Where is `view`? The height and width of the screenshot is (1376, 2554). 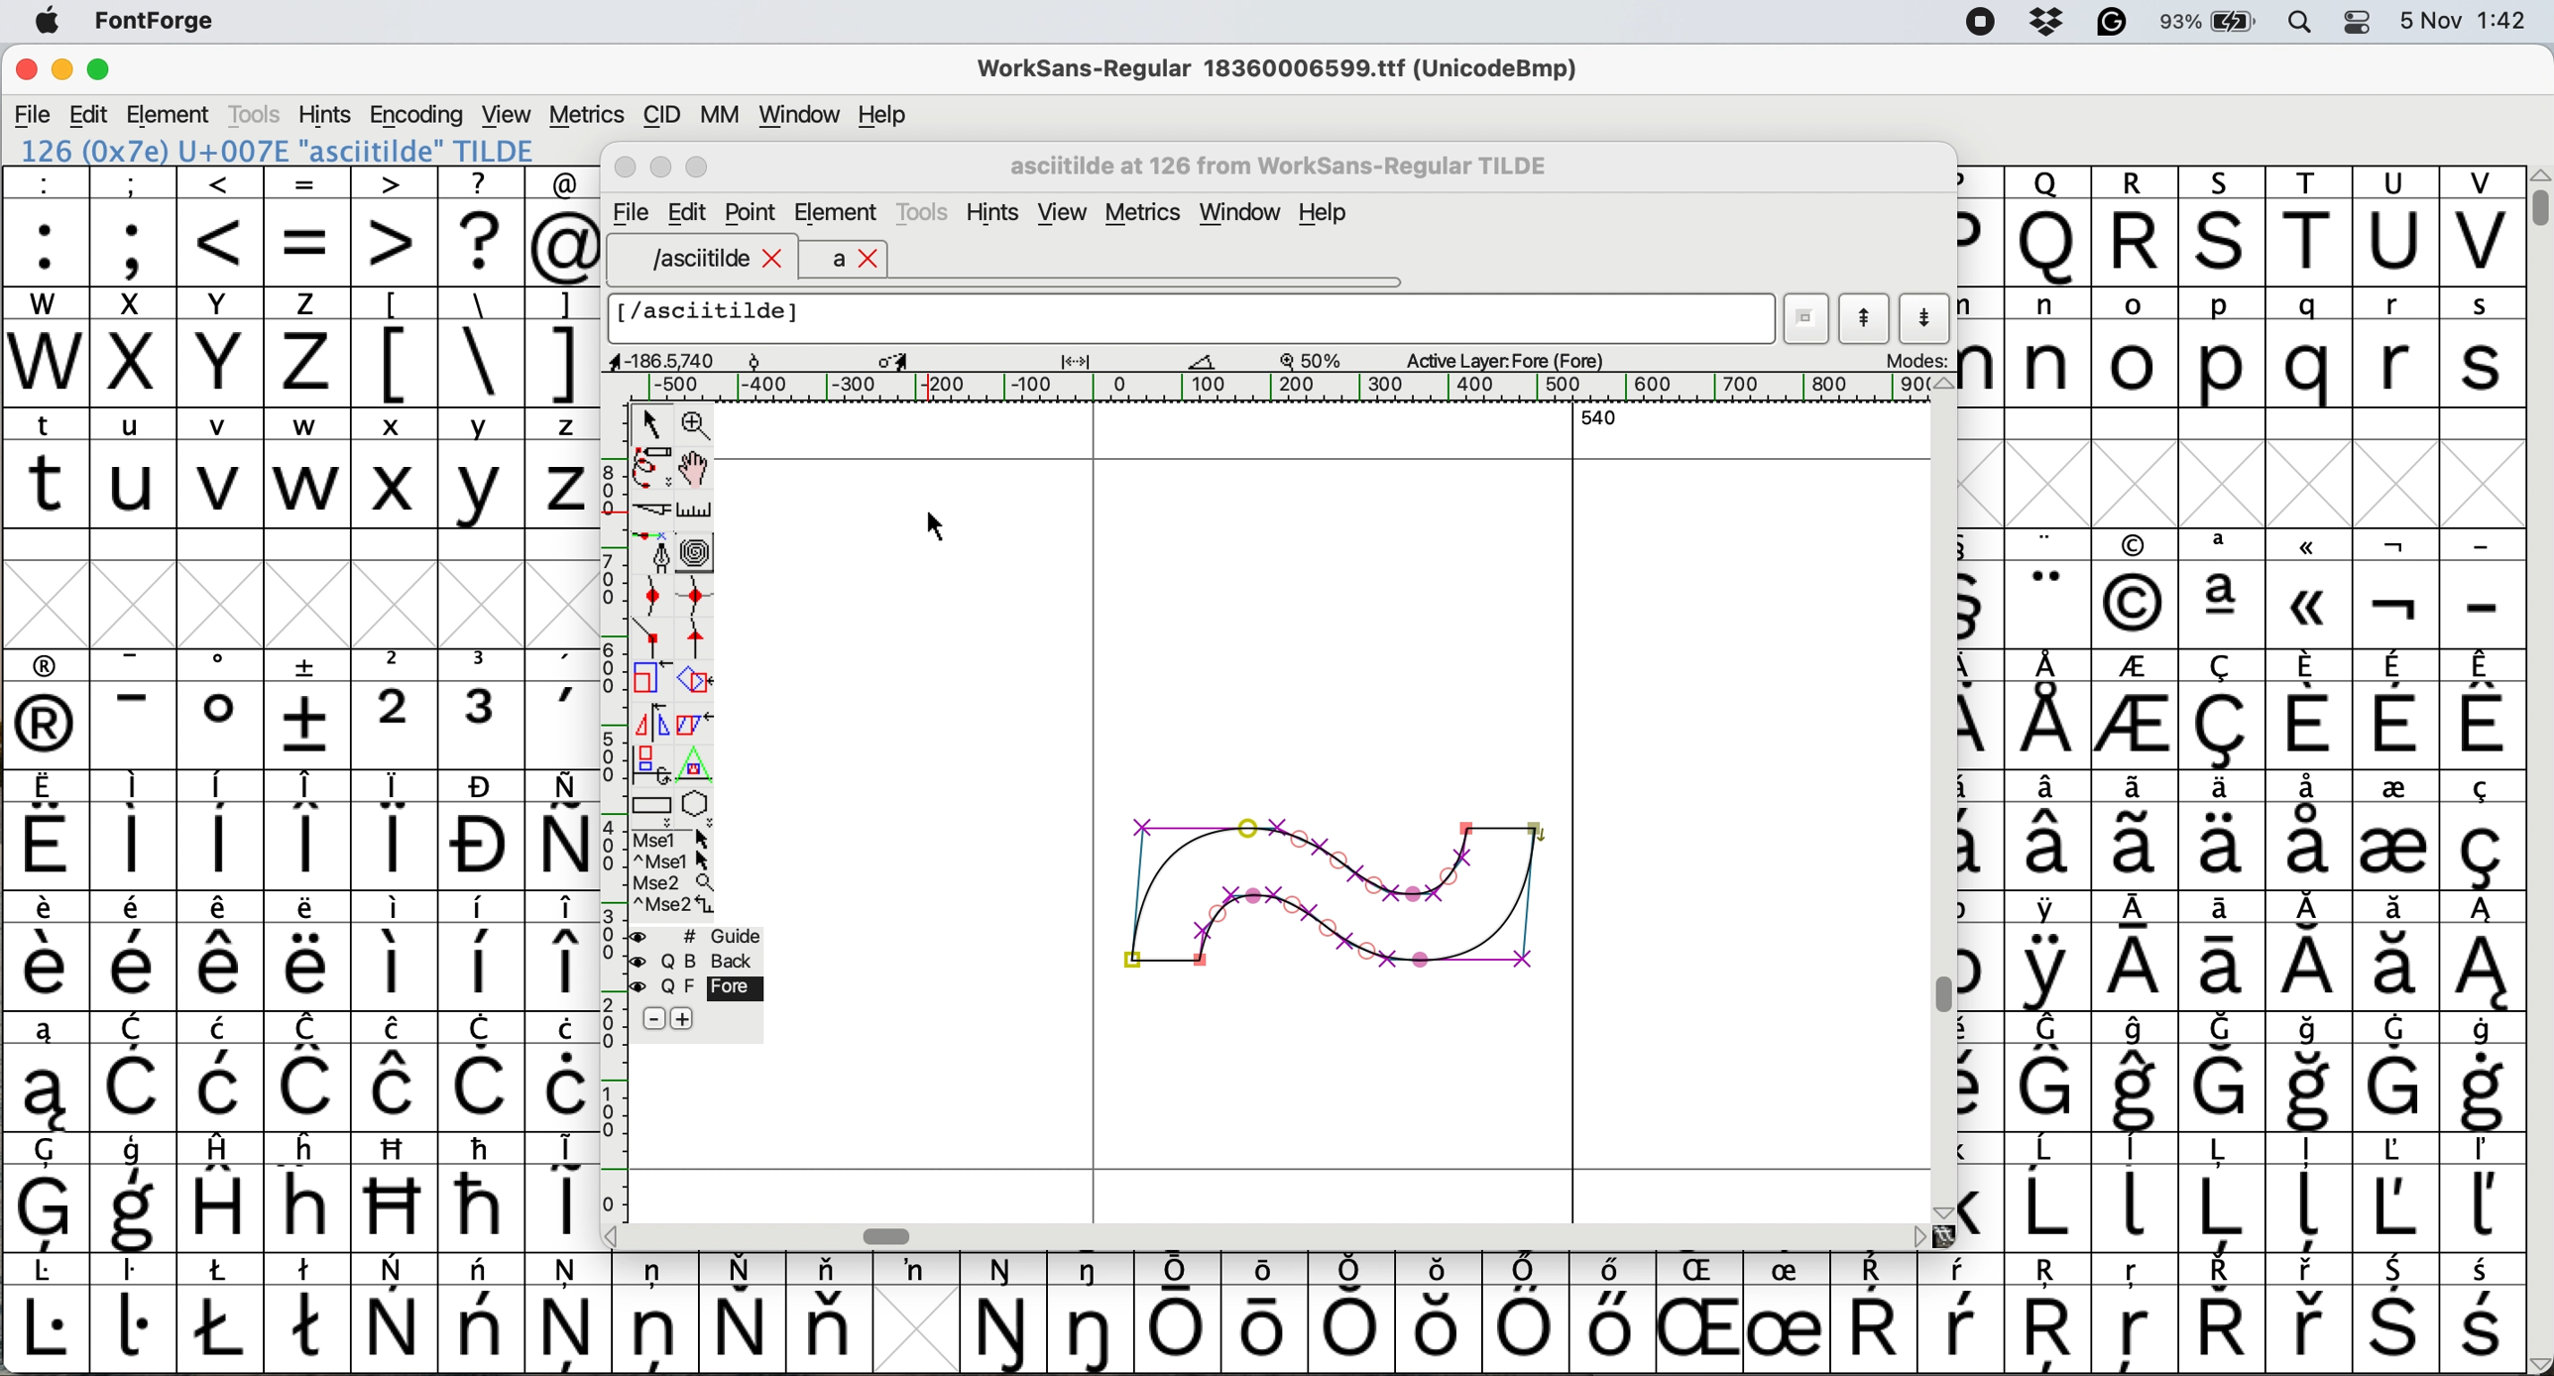 view is located at coordinates (1061, 213).